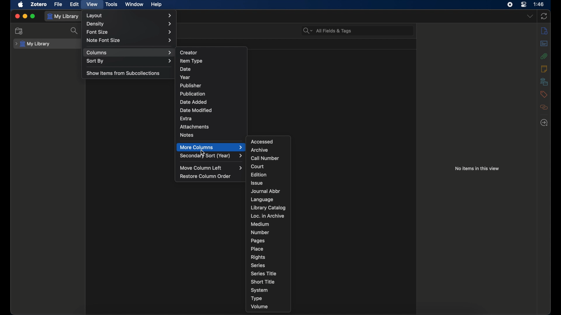  What do you see at coordinates (544, 31) in the screenshot?
I see `info` at bounding box center [544, 31].